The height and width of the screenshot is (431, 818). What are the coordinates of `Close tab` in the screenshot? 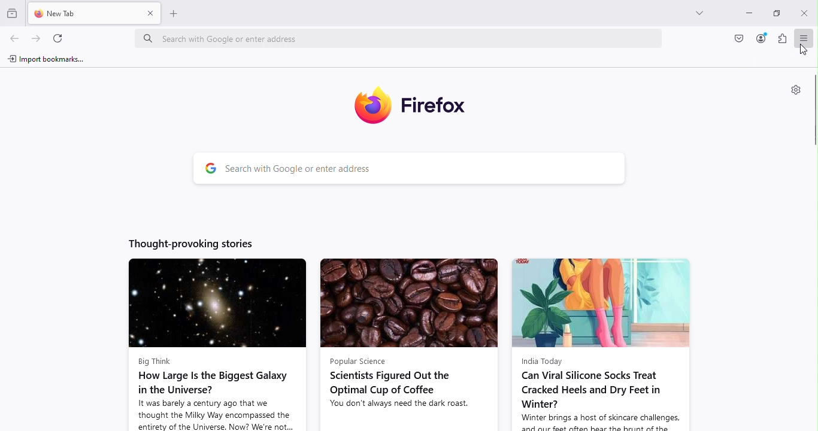 It's located at (806, 11).